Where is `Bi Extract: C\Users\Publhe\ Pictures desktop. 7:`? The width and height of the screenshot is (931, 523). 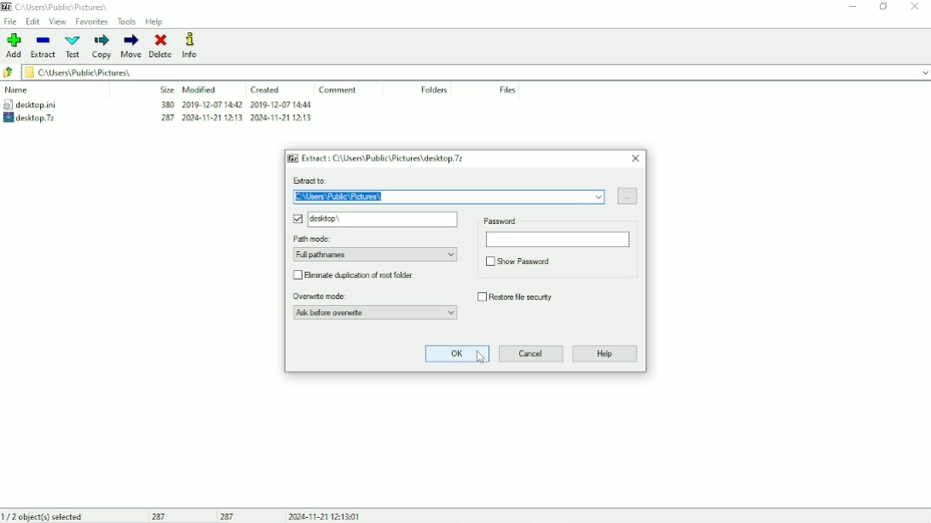
Bi Extract: C\Users\Publhe\ Pictures desktop. 7: is located at coordinates (387, 158).